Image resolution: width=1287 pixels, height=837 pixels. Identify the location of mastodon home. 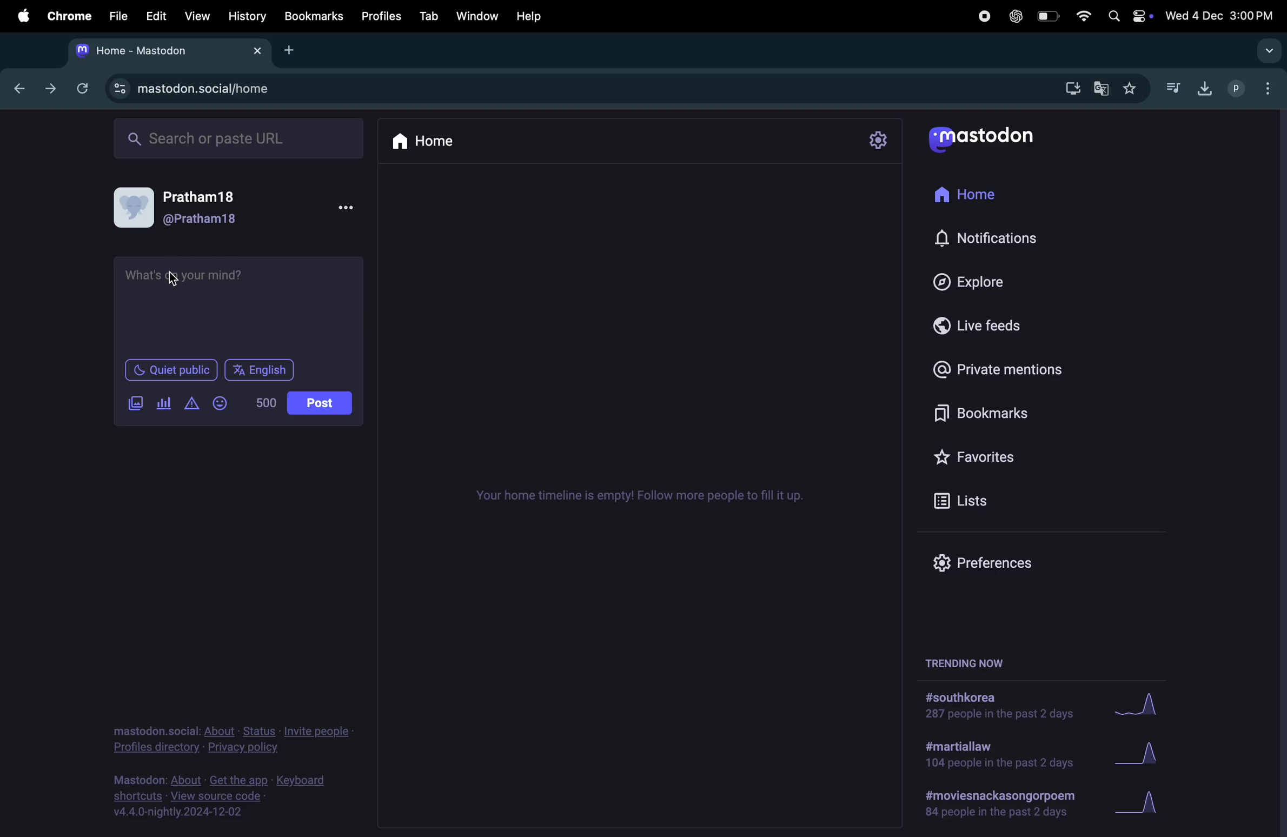
(168, 50).